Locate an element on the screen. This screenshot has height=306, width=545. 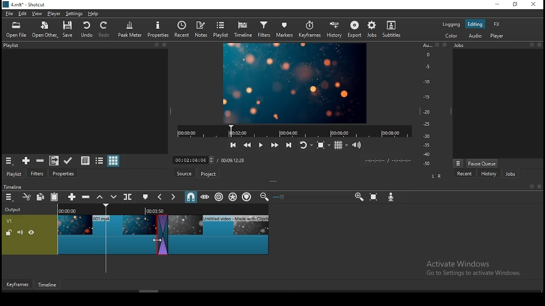
copy is located at coordinates (40, 197).